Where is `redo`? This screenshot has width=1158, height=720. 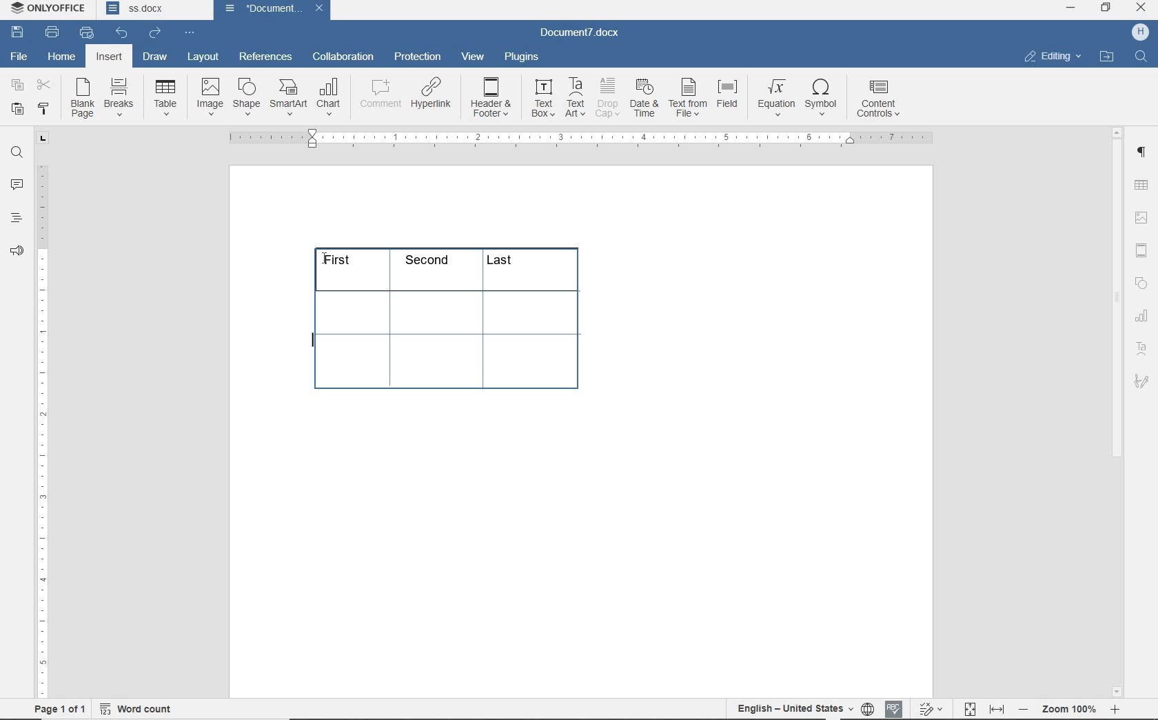 redo is located at coordinates (154, 32).